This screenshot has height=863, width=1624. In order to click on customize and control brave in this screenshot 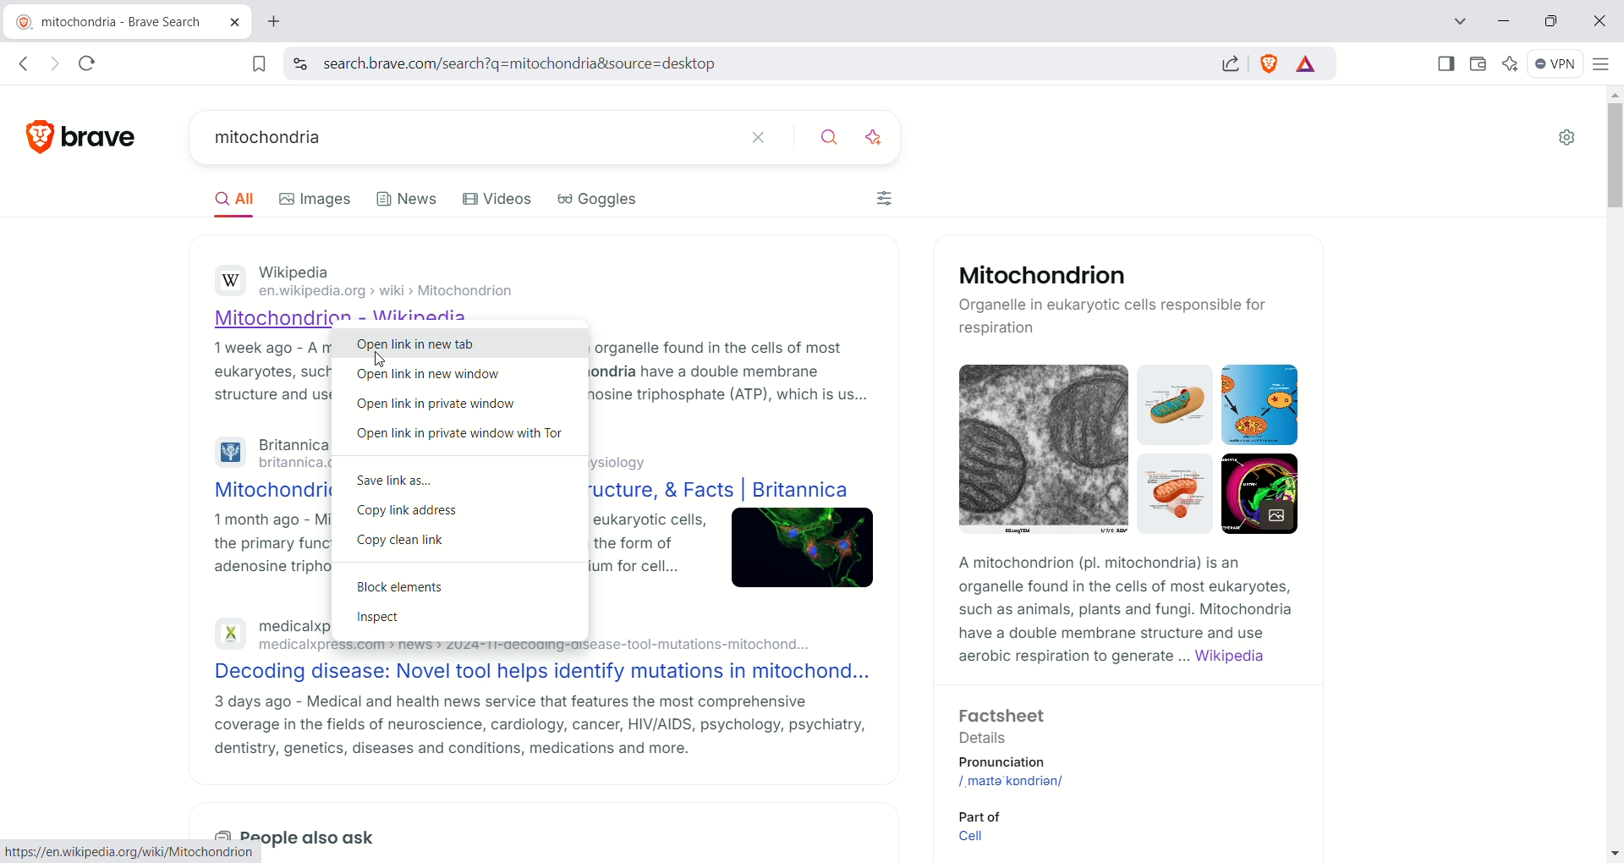, I will do `click(1605, 65)`.